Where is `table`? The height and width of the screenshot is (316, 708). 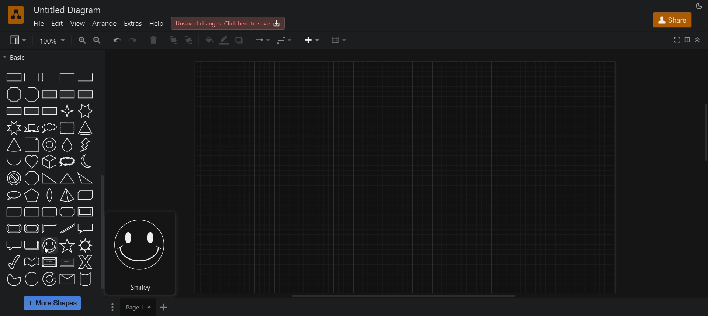 table is located at coordinates (340, 39).